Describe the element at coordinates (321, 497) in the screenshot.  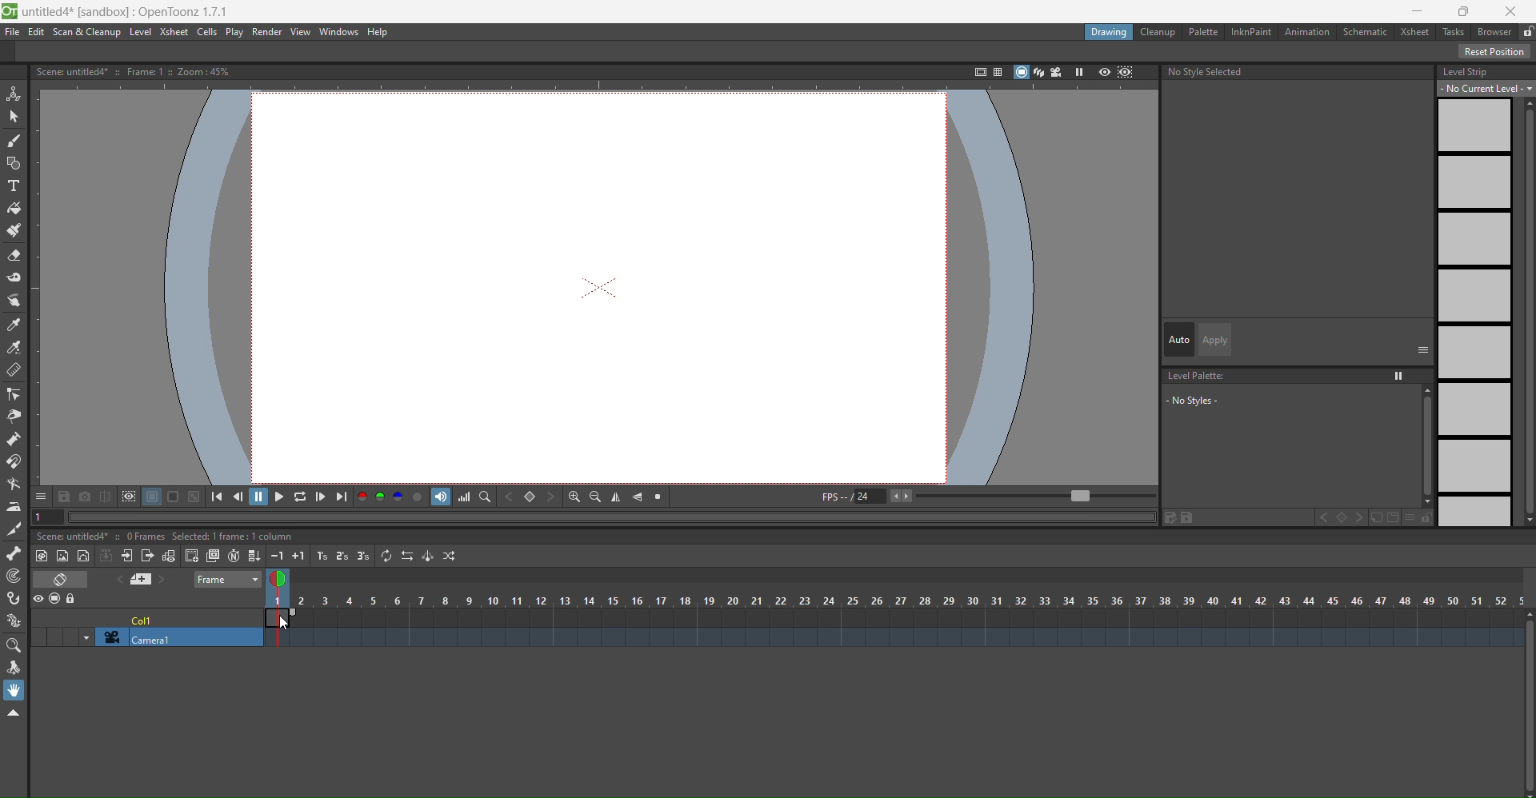
I see `next frame` at that location.